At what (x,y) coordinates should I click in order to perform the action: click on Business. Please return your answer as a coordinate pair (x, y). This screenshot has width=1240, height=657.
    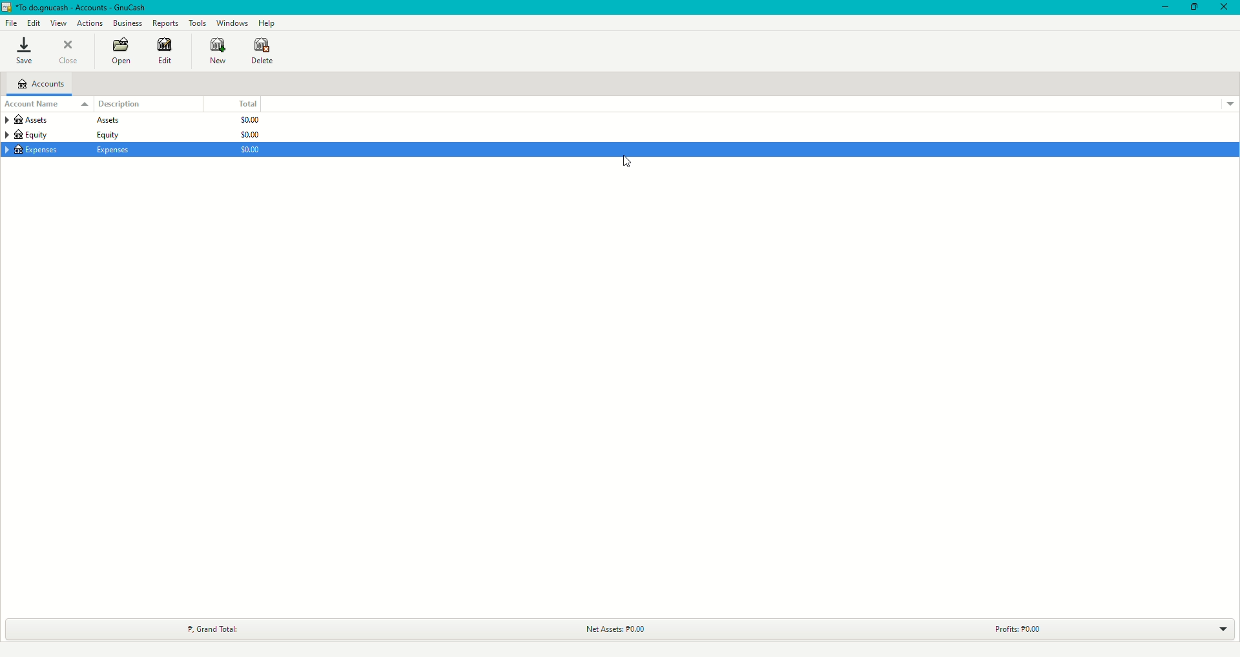
    Looking at the image, I should click on (127, 22).